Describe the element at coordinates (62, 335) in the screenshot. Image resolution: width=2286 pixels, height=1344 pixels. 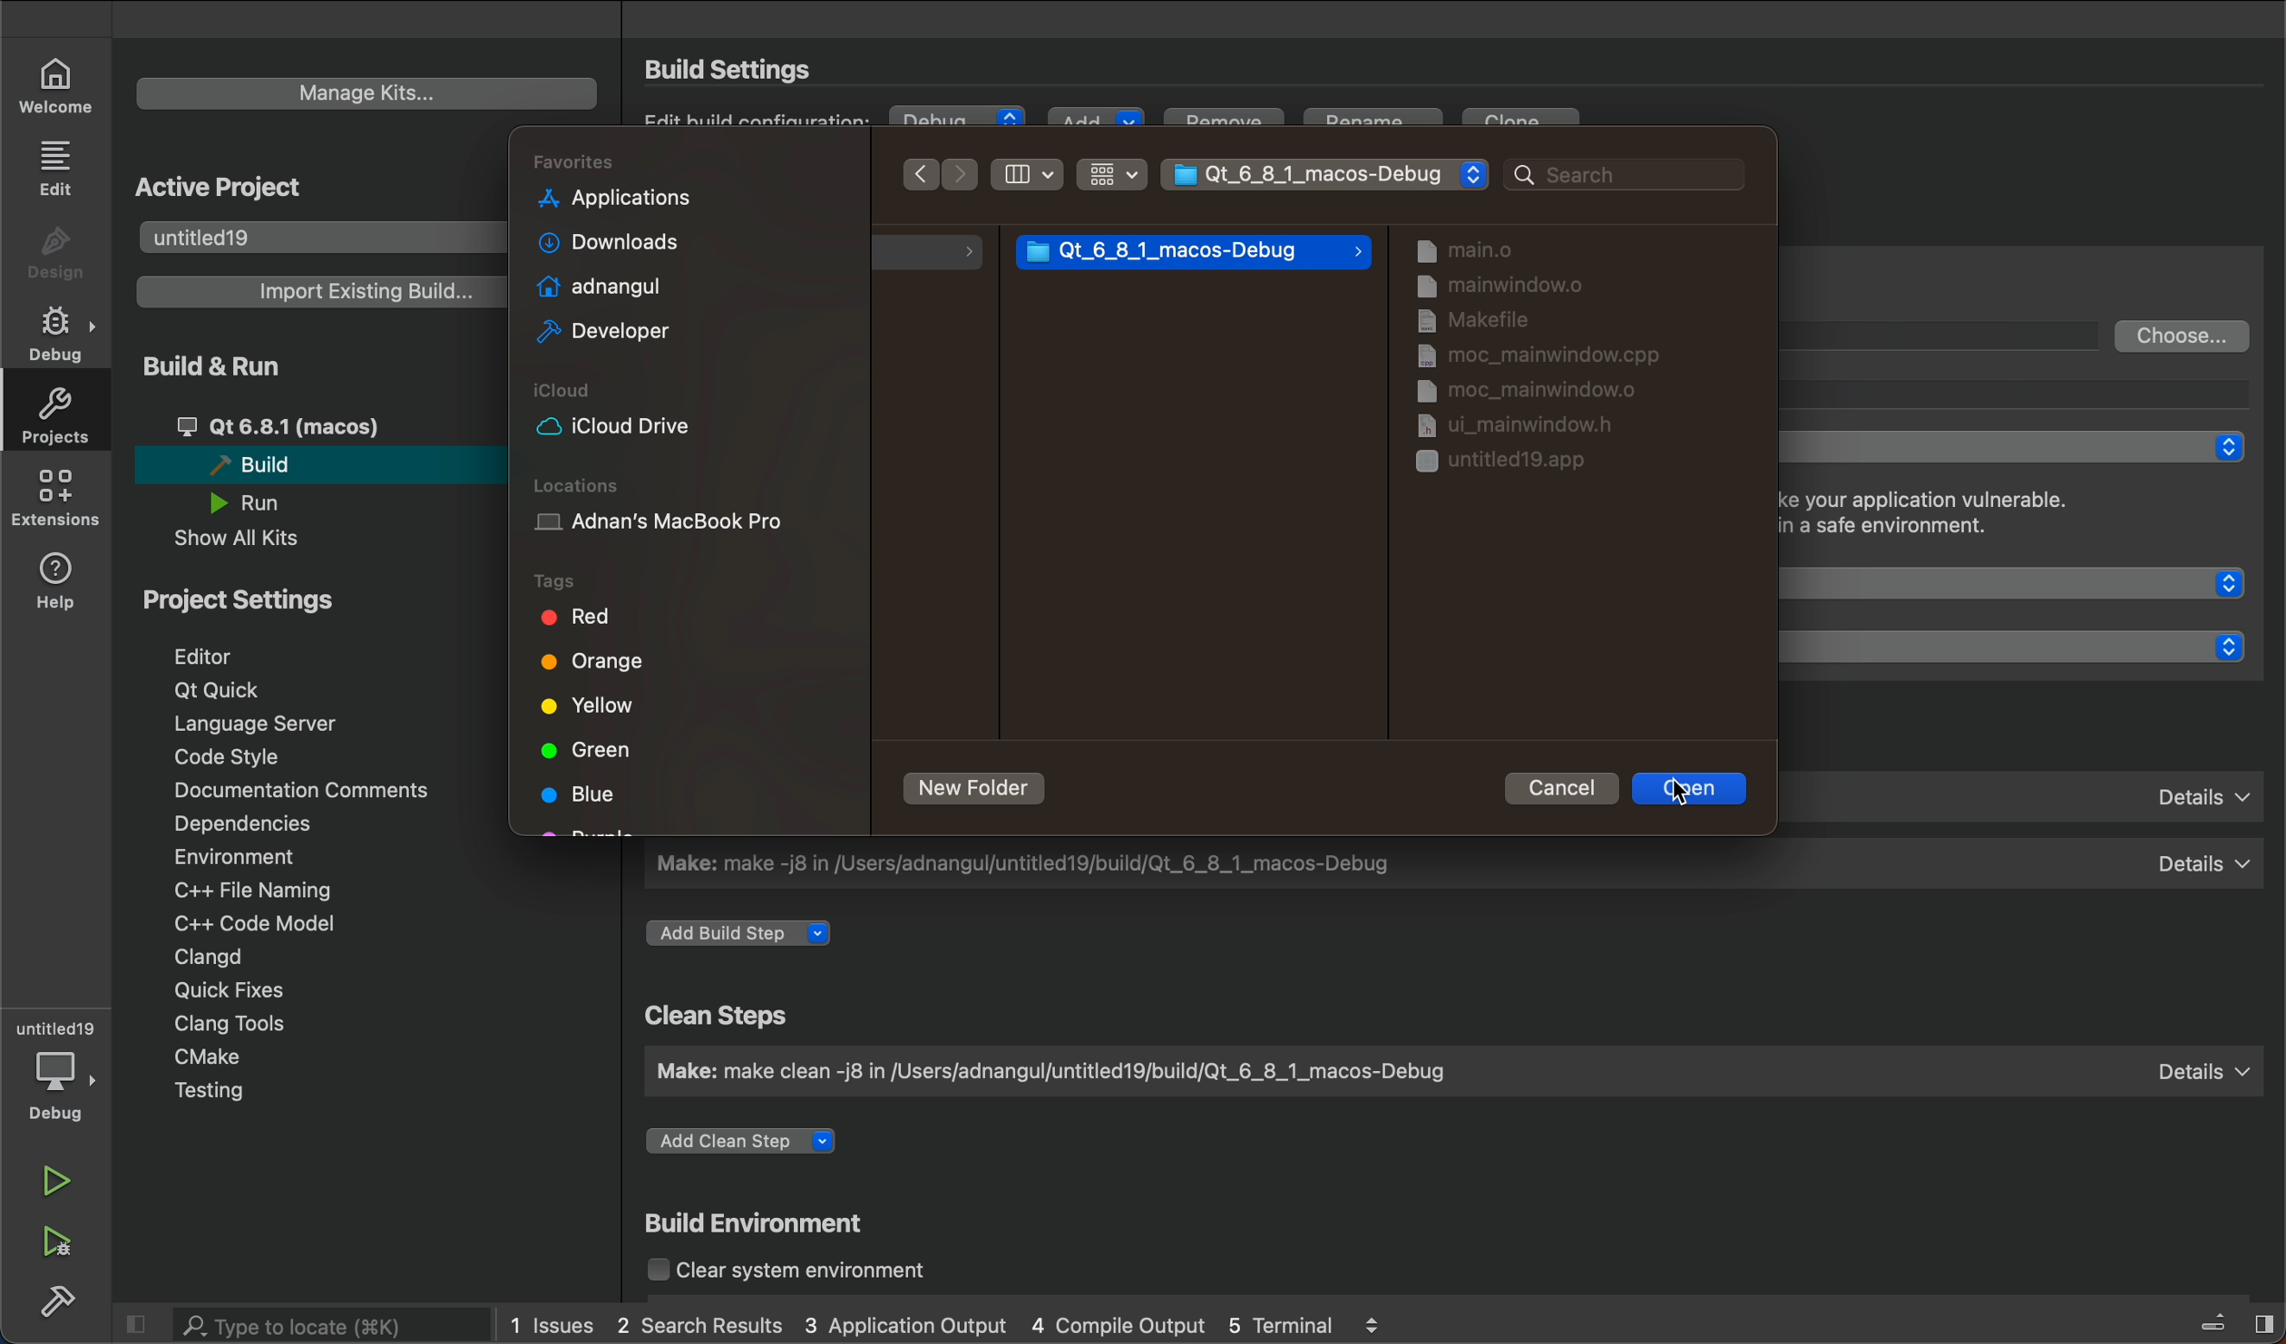
I see `debug` at that location.